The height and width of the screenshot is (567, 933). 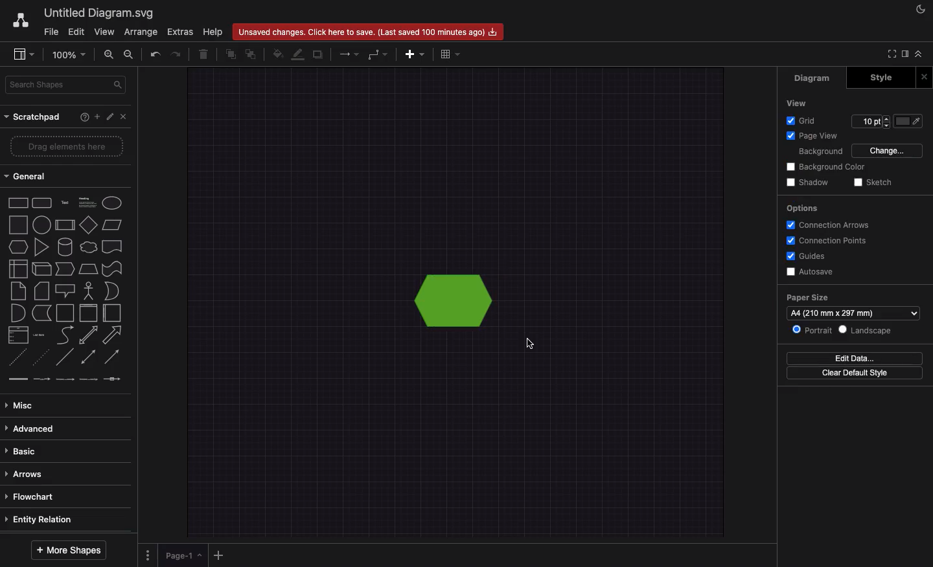 I want to click on Options, so click(x=148, y=554).